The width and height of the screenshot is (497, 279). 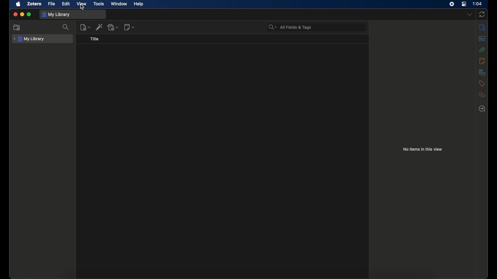 What do you see at coordinates (482, 95) in the screenshot?
I see `related` at bounding box center [482, 95].